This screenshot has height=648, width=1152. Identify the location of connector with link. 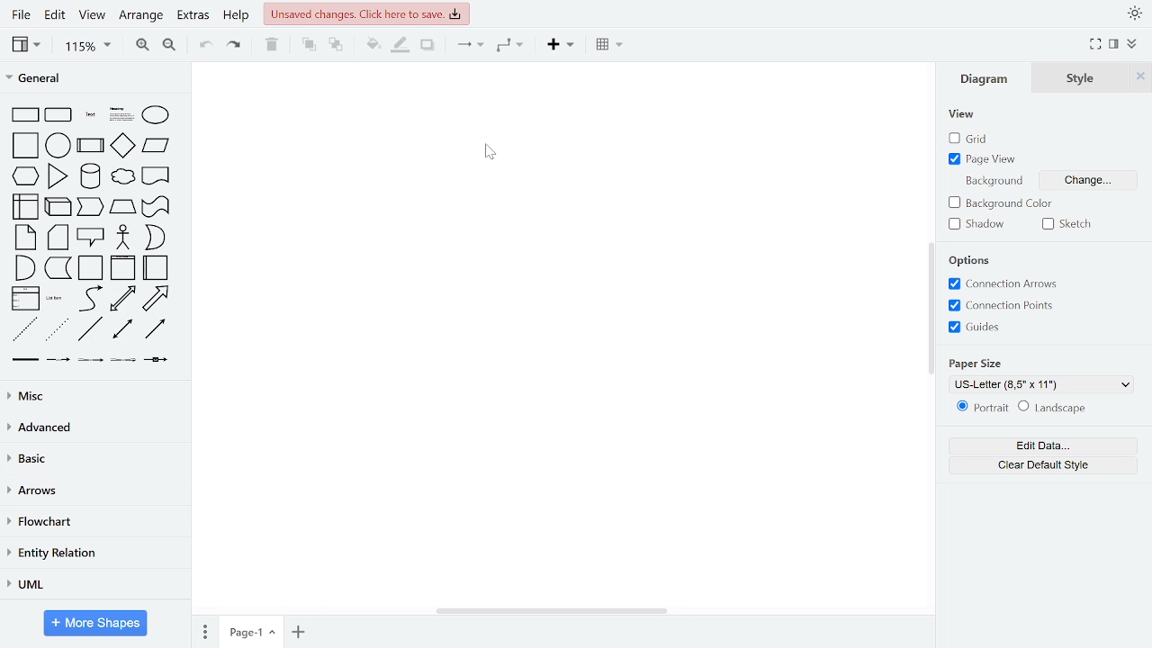
(155, 361).